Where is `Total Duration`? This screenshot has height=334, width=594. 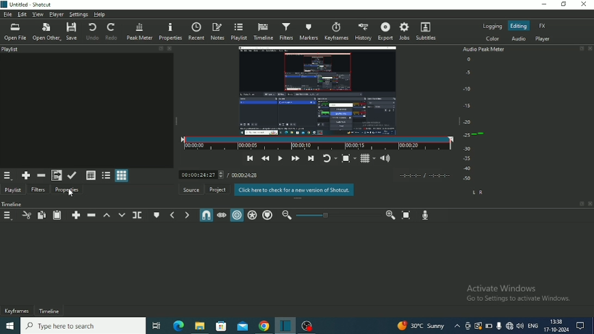 Total Duration is located at coordinates (245, 175).